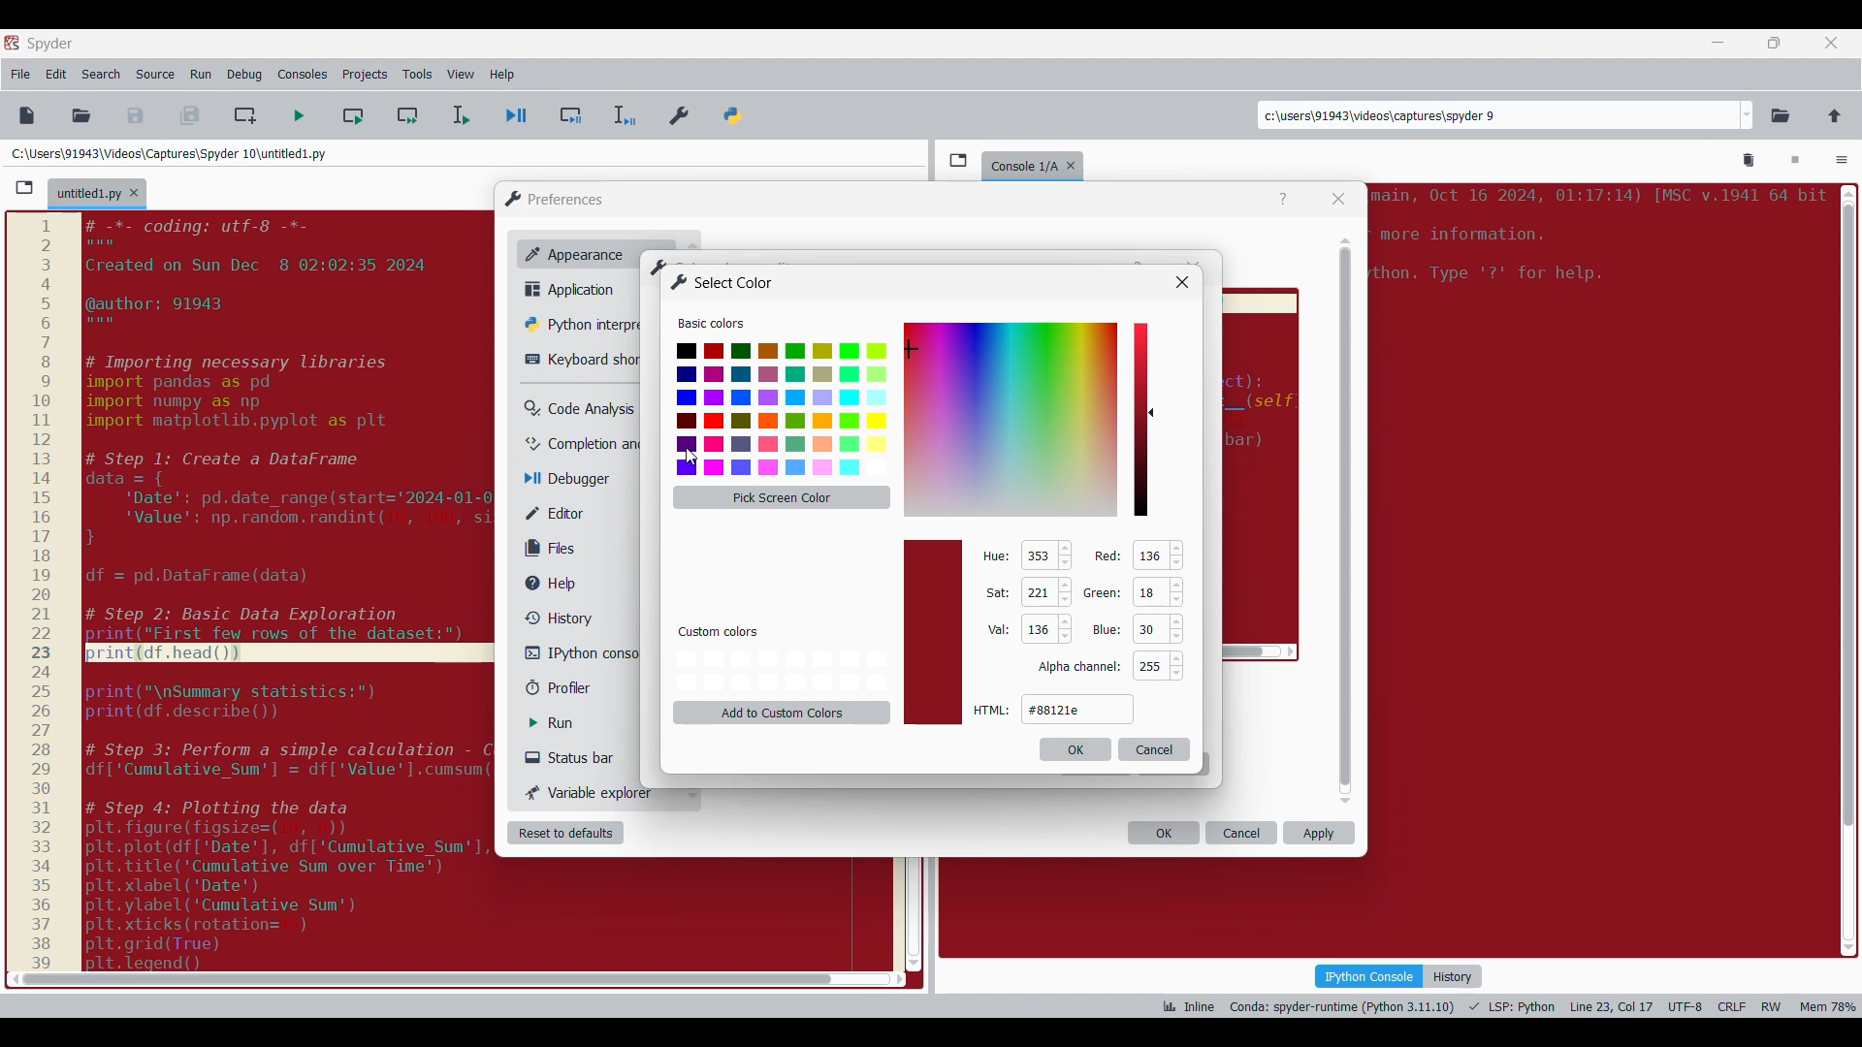 The image size is (1862, 1047). Describe the element at coordinates (407, 115) in the screenshot. I see `Run current cell and go to next one` at that location.